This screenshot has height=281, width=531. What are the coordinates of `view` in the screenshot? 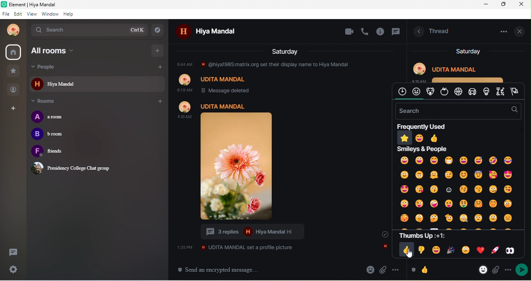 It's located at (33, 14).